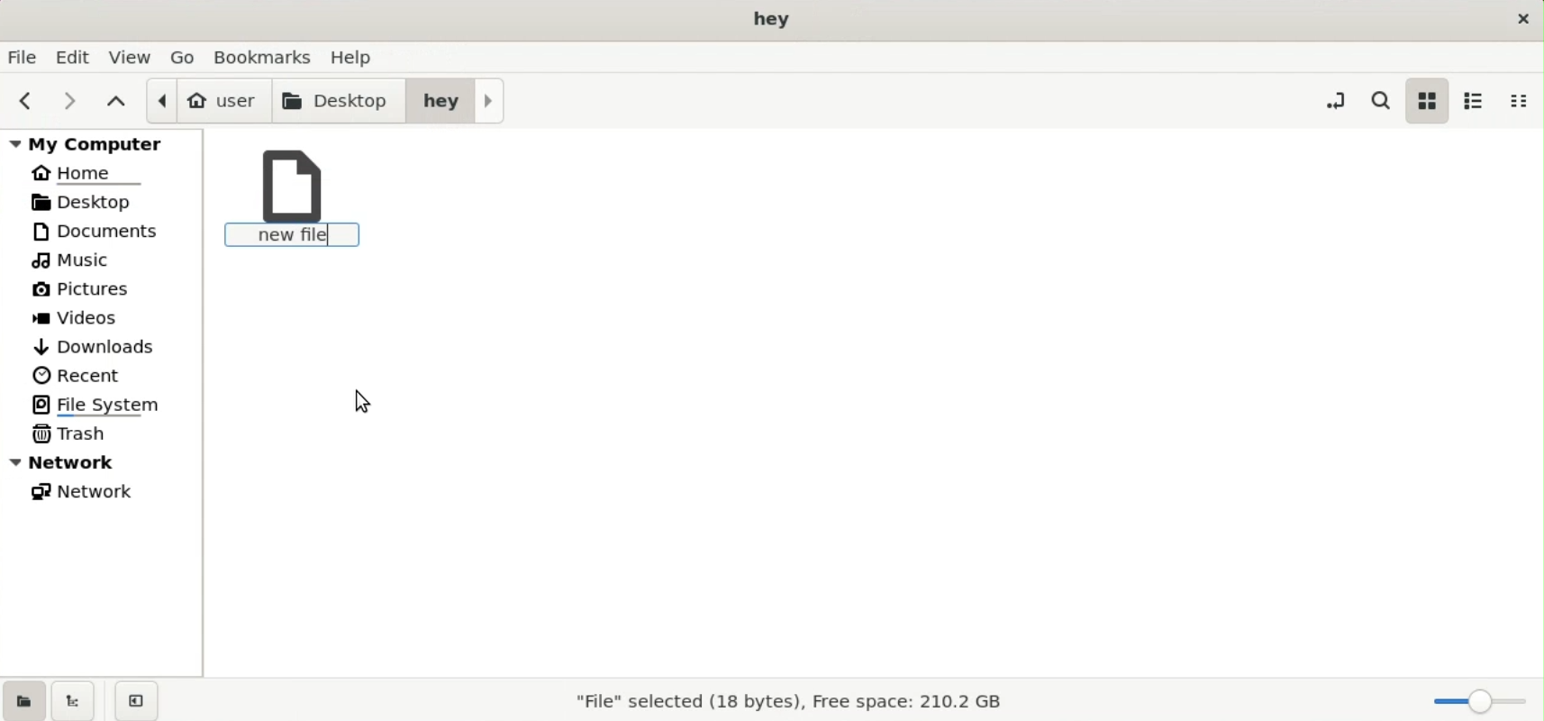 The image size is (1544, 721). What do you see at coordinates (1335, 99) in the screenshot?
I see `toggle location entry` at bounding box center [1335, 99].